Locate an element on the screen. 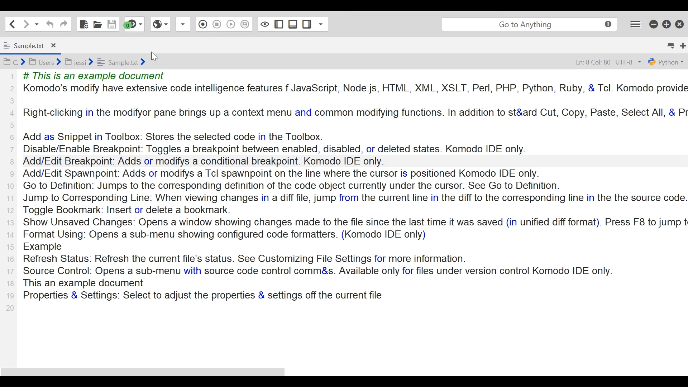  New Tab is located at coordinates (684, 44).